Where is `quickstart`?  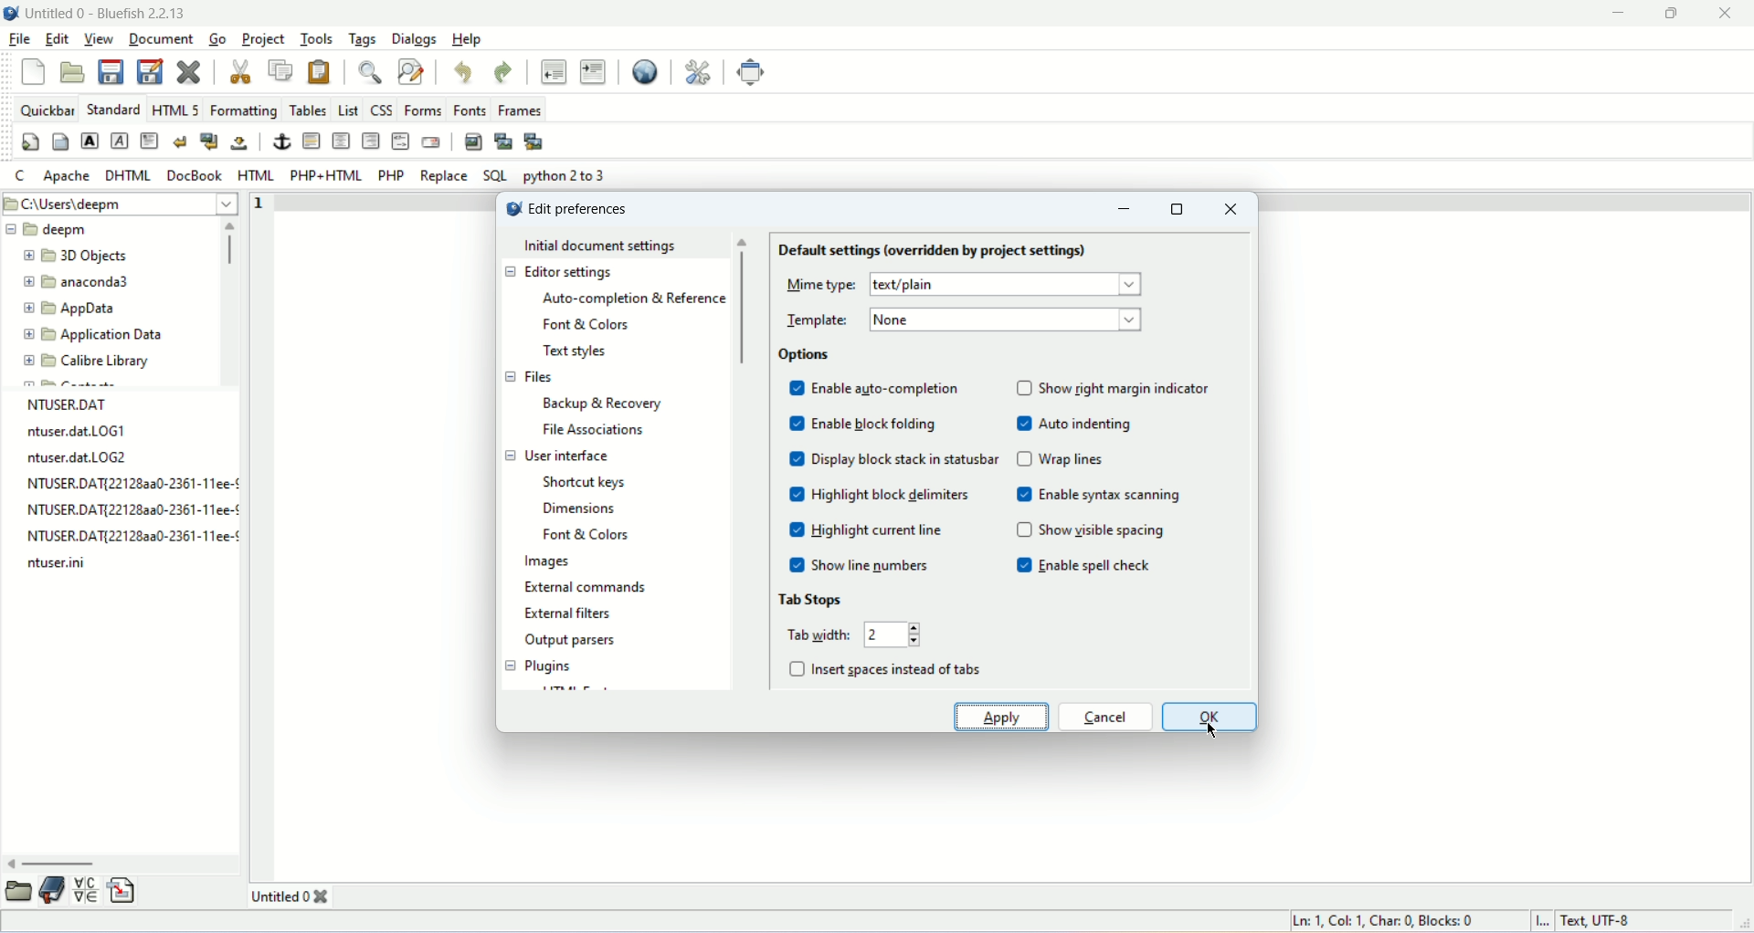 quickstart is located at coordinates (31, 142).